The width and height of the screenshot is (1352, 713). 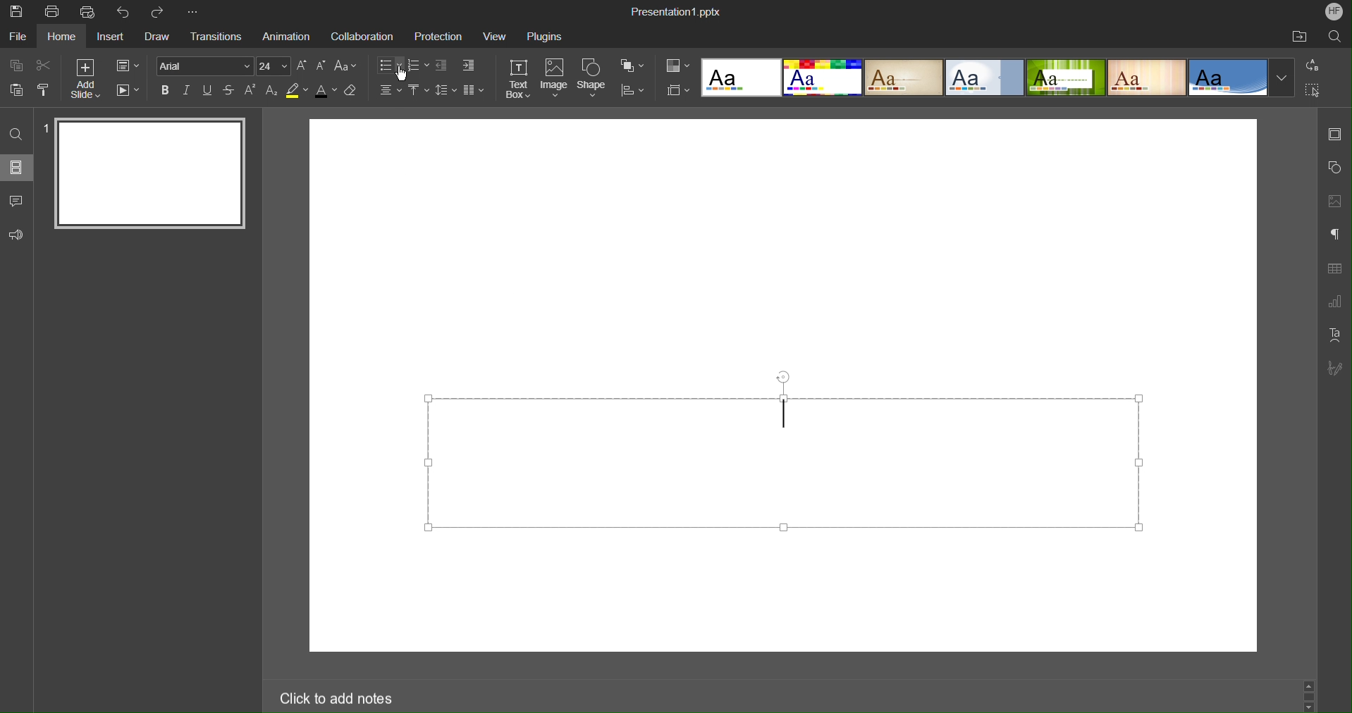 What do you see at coordinates (88, 12) in the screenshot?
I see `Quick Print` at bounding box center [88, 12].